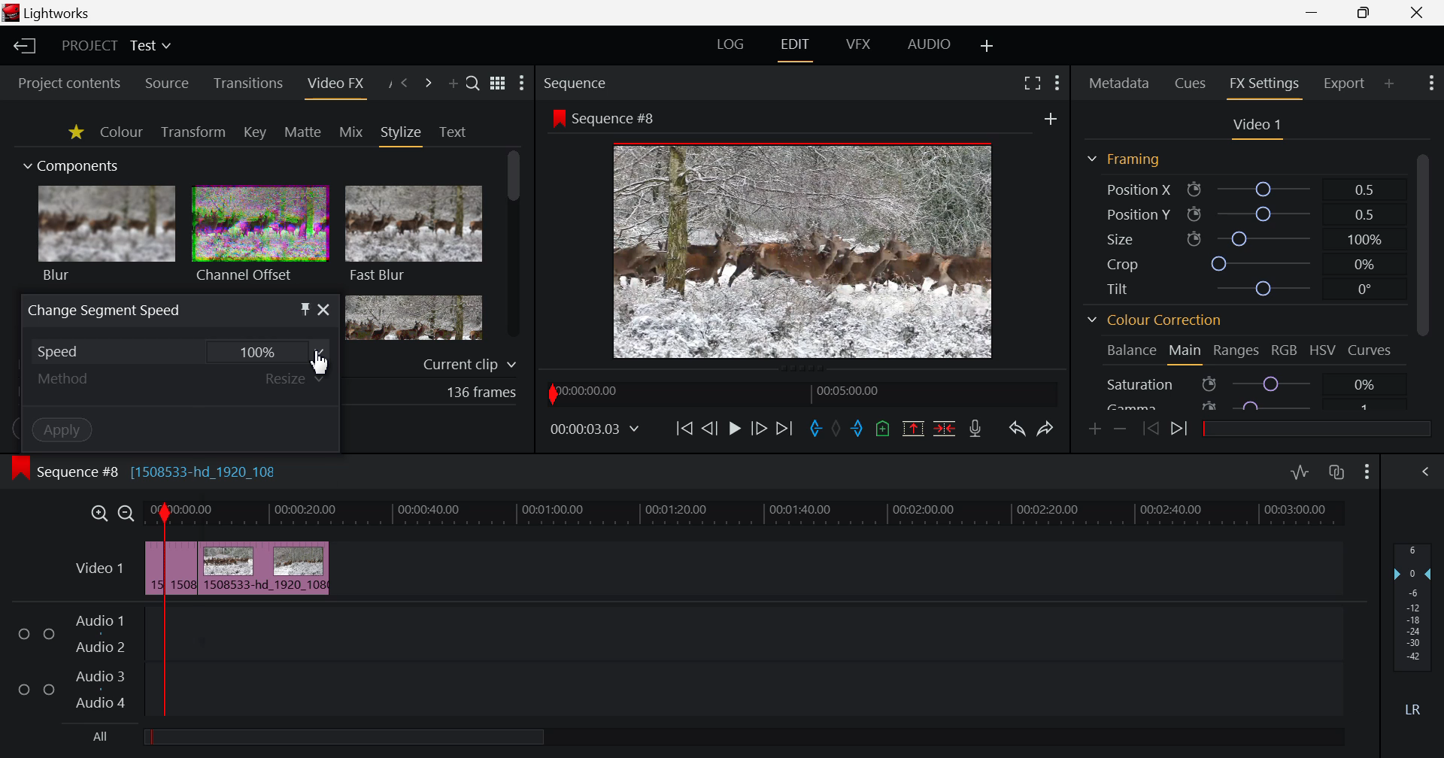  What do you see at coordinates (180, 351) in the screenshot?
I see `Cursor on Speed` at bounding box center [180, 351].